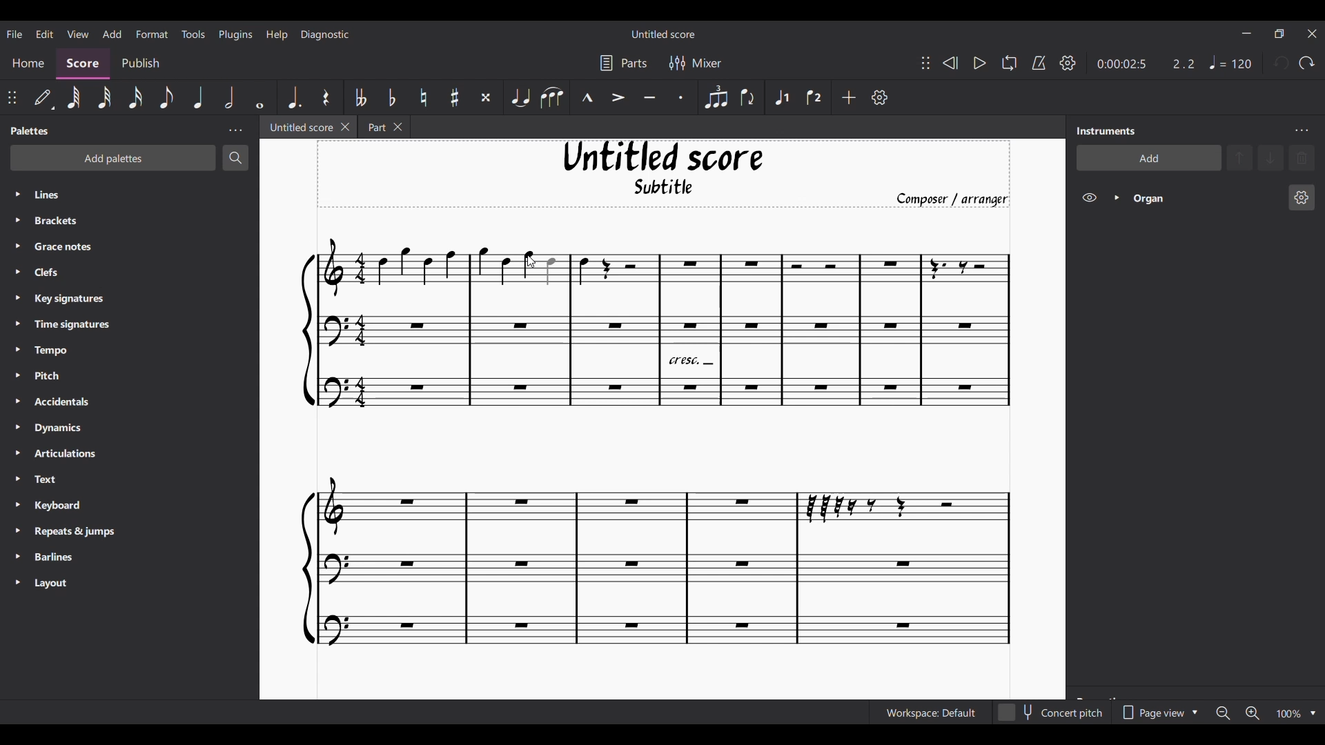  I want to click on Edit menu, so click(44, 33).